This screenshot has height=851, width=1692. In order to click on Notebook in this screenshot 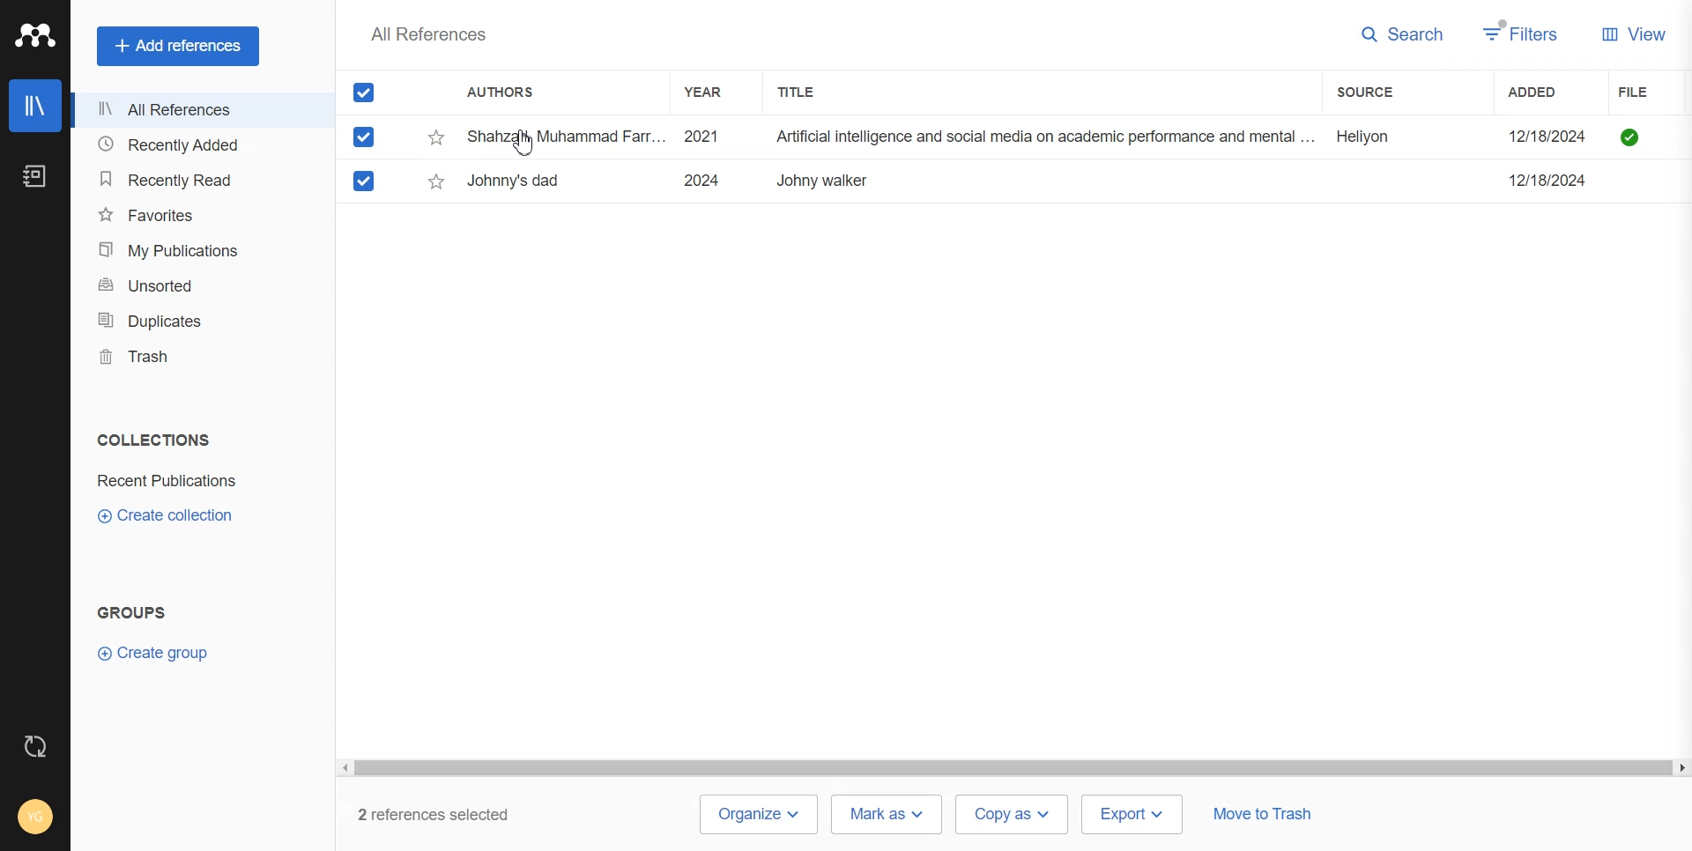, I will do `click(35, 176)`.